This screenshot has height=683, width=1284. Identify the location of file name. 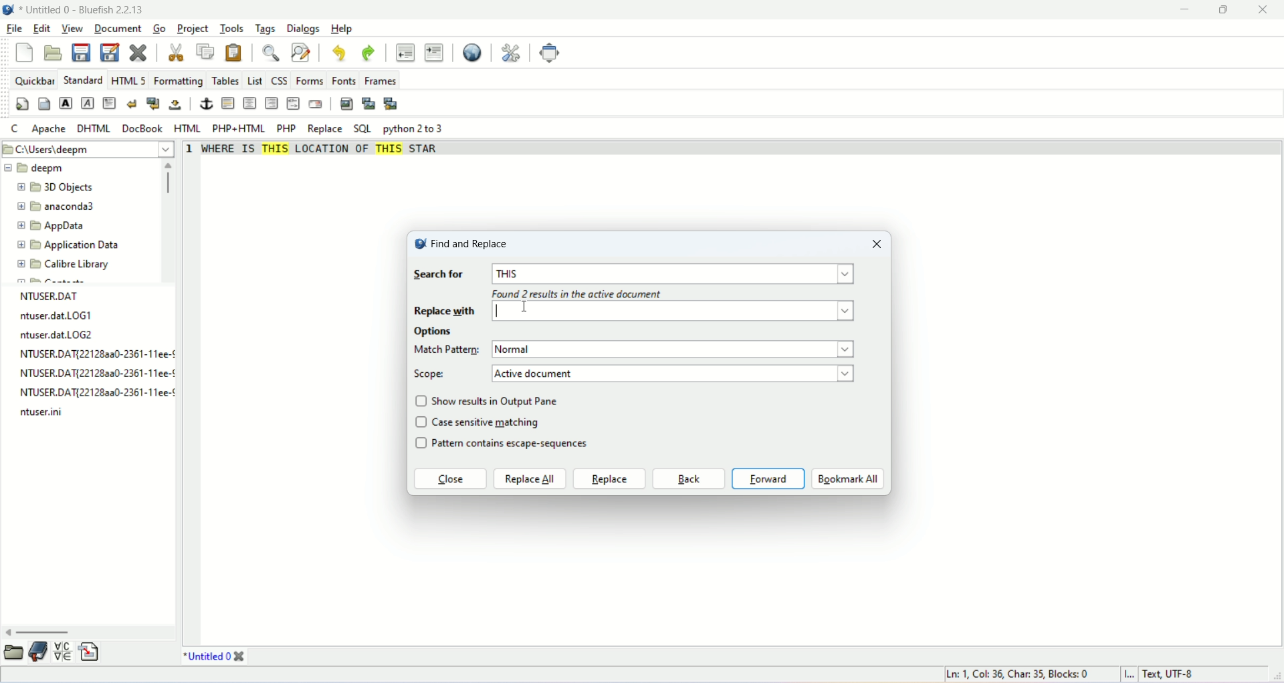
(42, 411).